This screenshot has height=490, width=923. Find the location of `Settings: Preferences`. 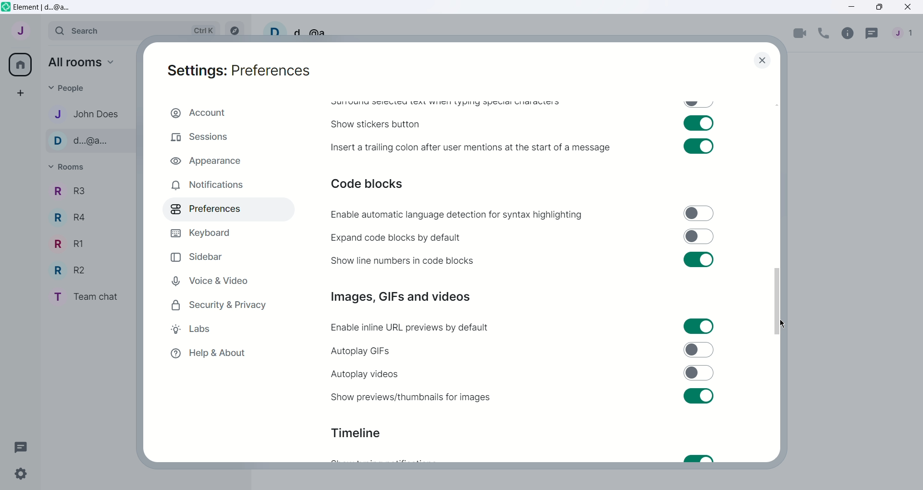

Settings: Preferences is located at coordinates (239, 71).